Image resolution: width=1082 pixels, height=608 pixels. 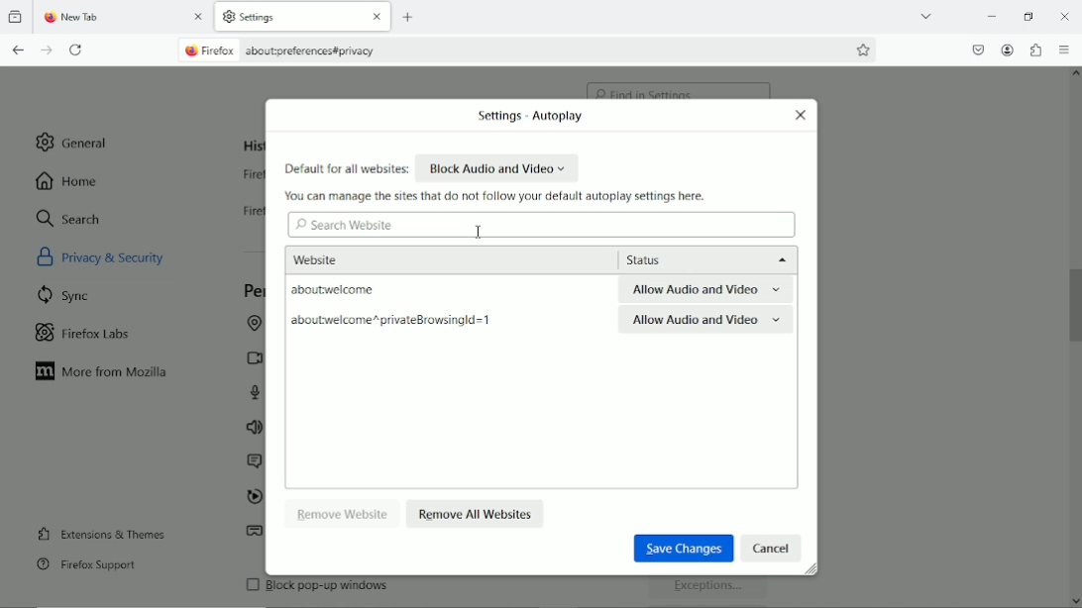 I want to click on remove all websites, so click(x=477, y=512).